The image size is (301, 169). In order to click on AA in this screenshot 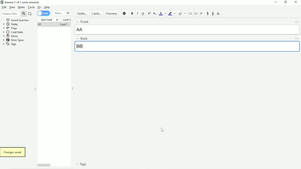, I will do `click(40, 25)`.